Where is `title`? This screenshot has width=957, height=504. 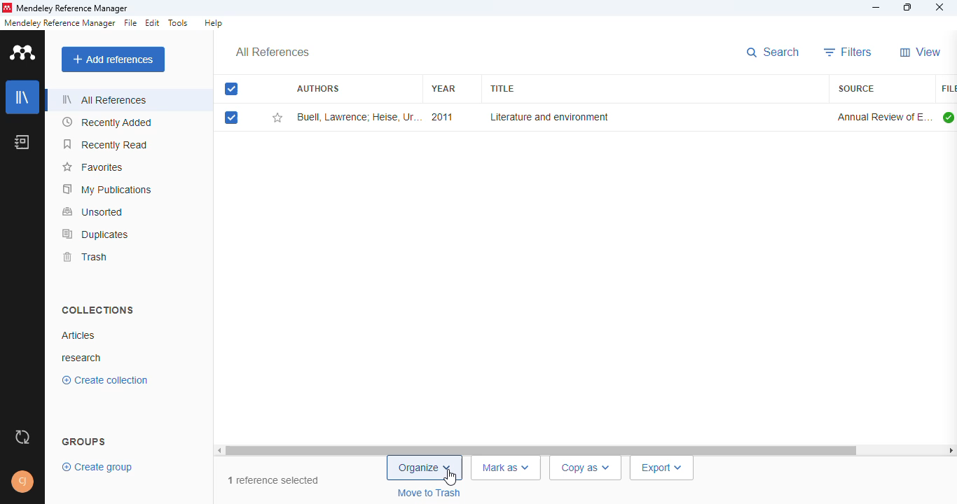
title is located at coordinates (501, 89).